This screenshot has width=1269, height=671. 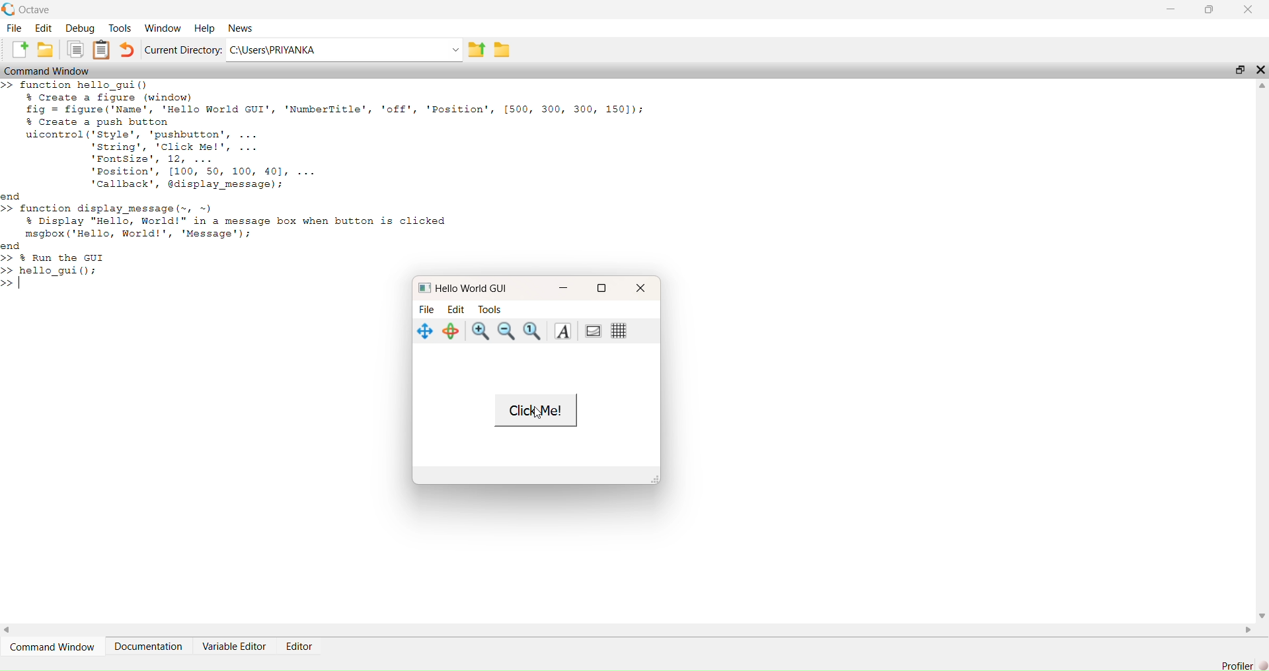 What do you see at coordinates (603, 289) in the screenshot?
I see `maximise` at bounding box center [603, 289].